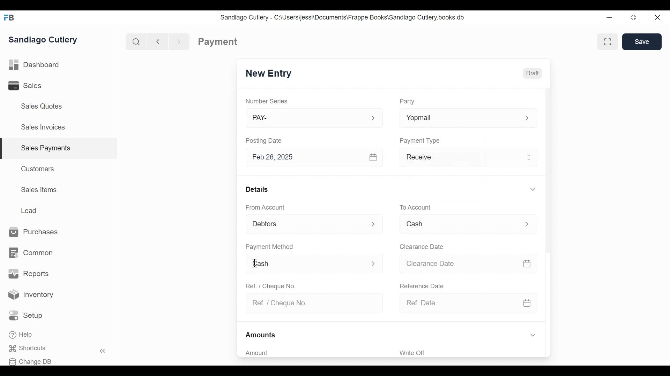  Describe the element at coordinates (34, 232) in the screenshot. I see `Purchases` at that location.